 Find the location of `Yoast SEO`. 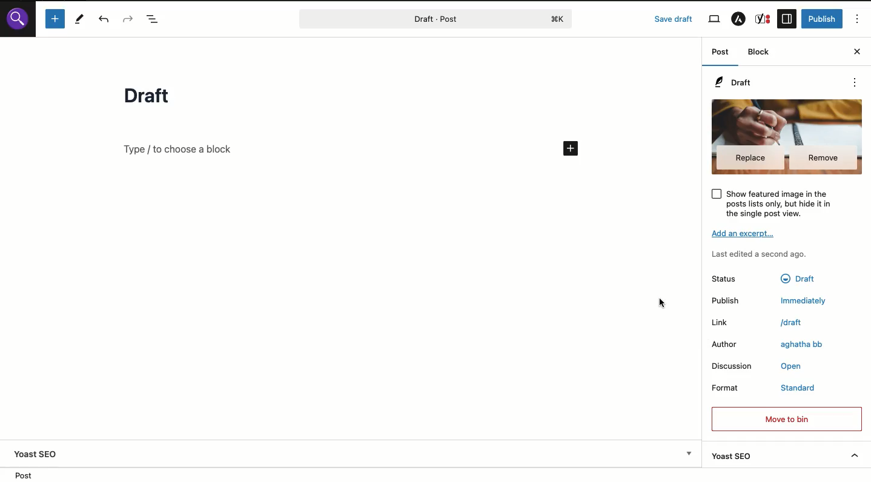

Yoast SEO is located at coordinates (788, 455).